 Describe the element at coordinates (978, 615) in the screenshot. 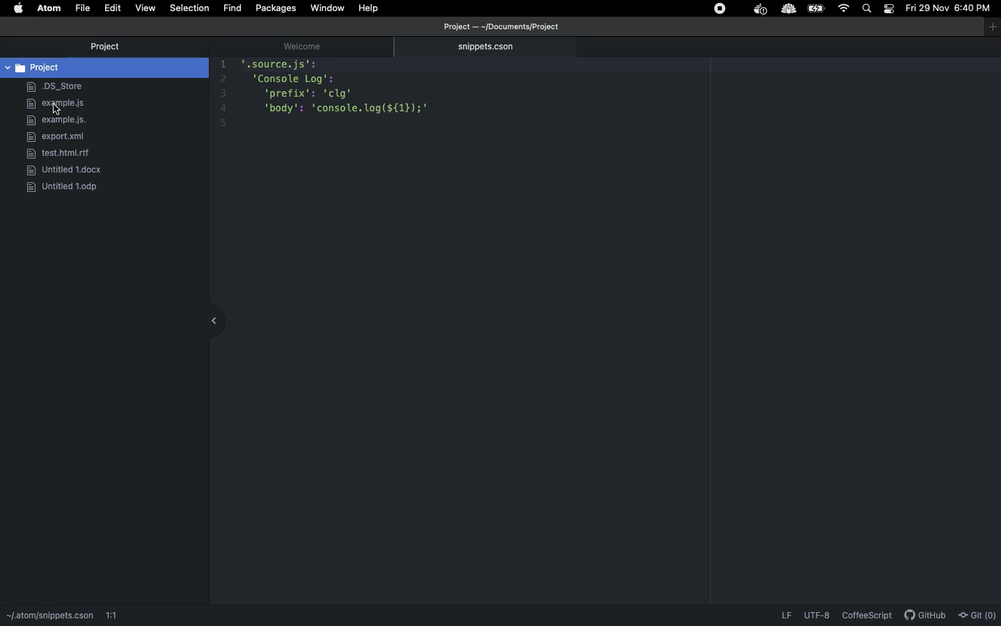

I see `Git` at that location.